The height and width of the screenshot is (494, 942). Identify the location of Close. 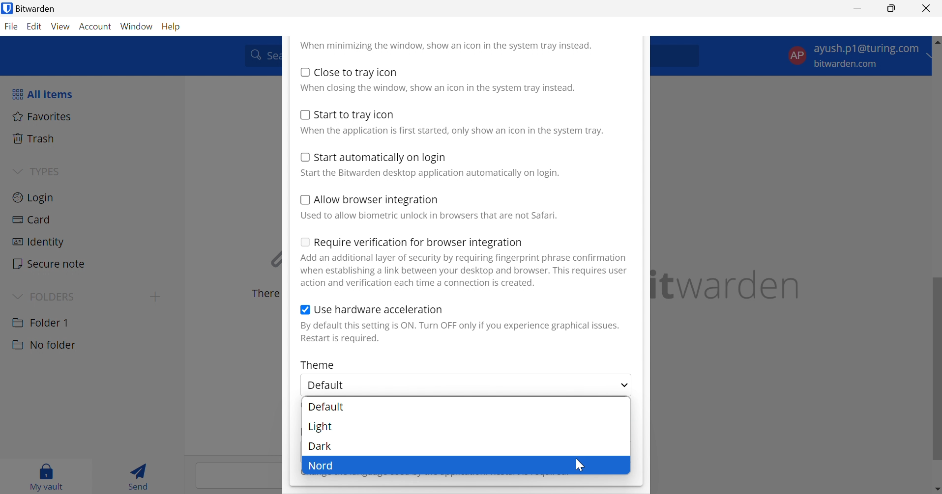
(928, 8).